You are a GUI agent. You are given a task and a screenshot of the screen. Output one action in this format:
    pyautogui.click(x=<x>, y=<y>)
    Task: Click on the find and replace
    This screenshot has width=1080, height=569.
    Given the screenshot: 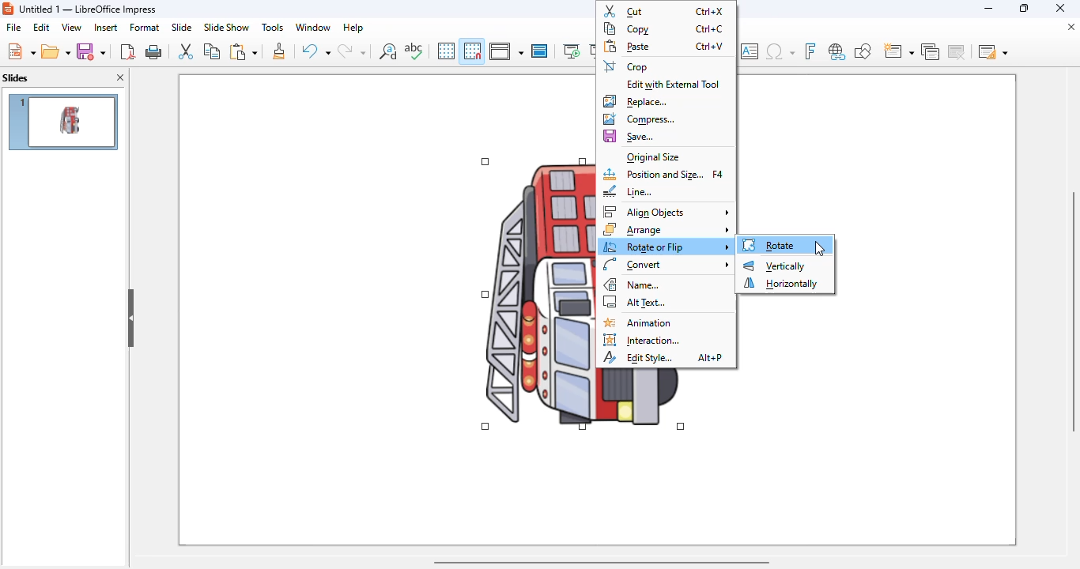 What is the action you would take?
    pyautogui.click(x=387, y=51)
    